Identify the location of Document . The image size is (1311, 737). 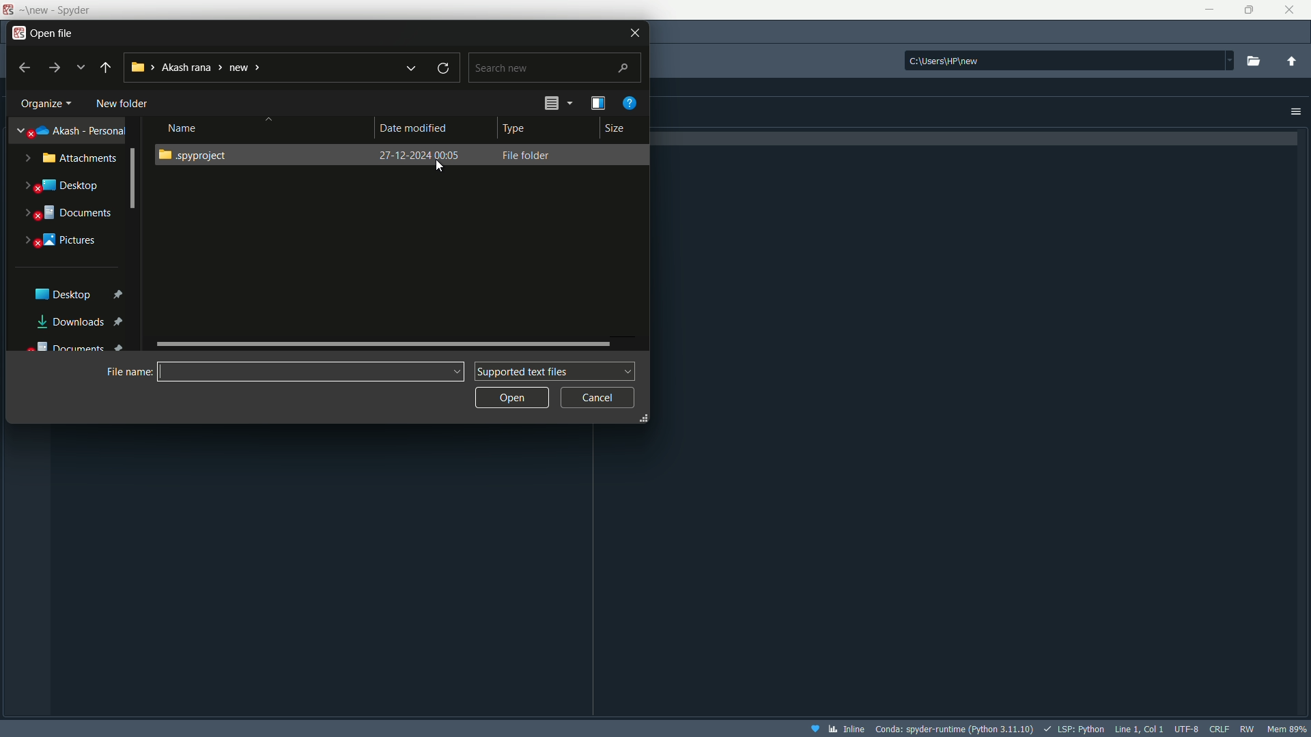
(73, 214).